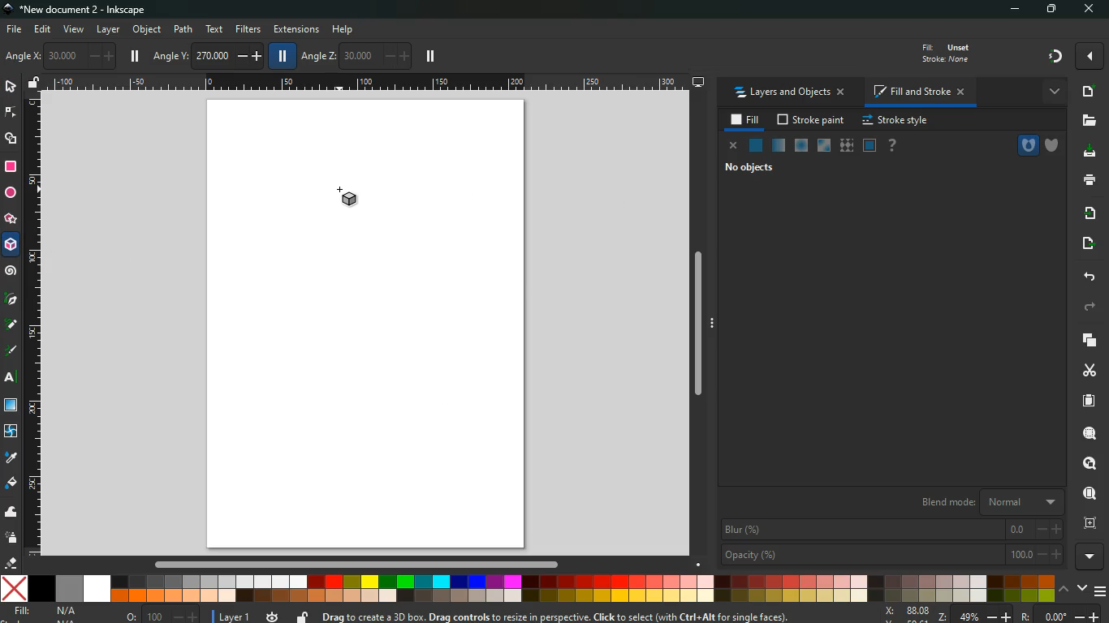 The height and width of the screenshot is (623, 1109). What do you see at coordinates (703, 325) in the screenshot?
I see `Scroll bar` at bounding box center [703, 325].